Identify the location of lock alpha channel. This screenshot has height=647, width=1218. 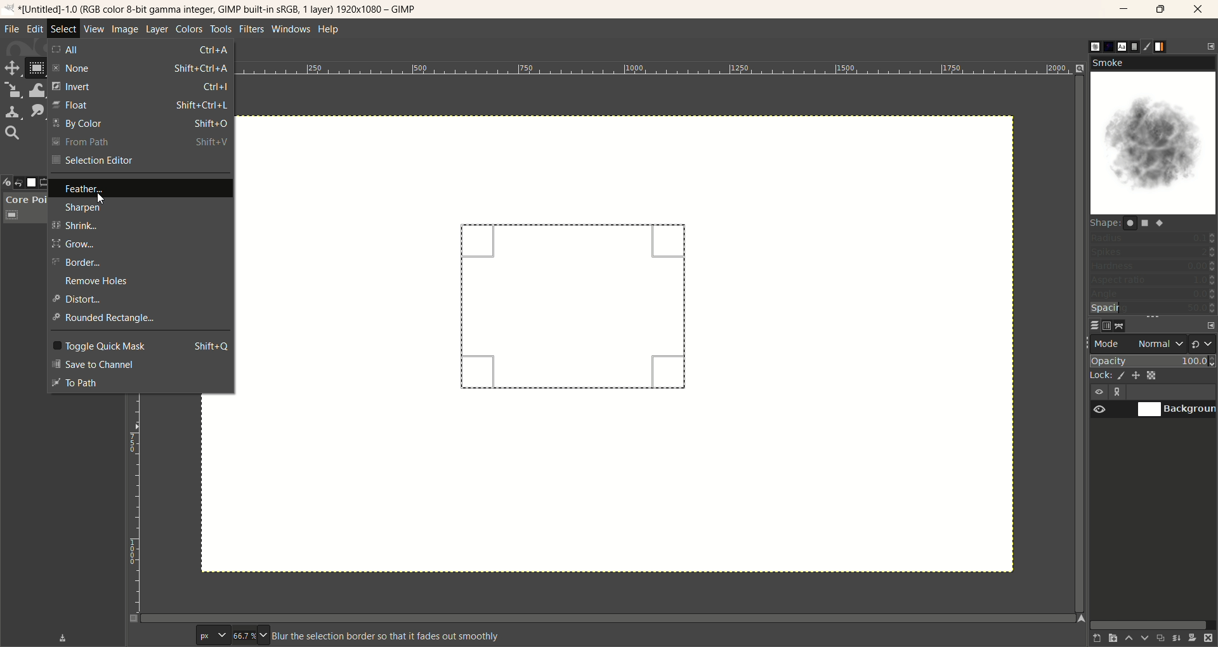
(1151, 376).